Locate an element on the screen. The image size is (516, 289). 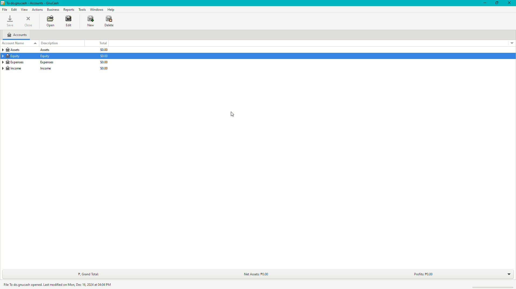
Profits is located at coordinates (424, 273).